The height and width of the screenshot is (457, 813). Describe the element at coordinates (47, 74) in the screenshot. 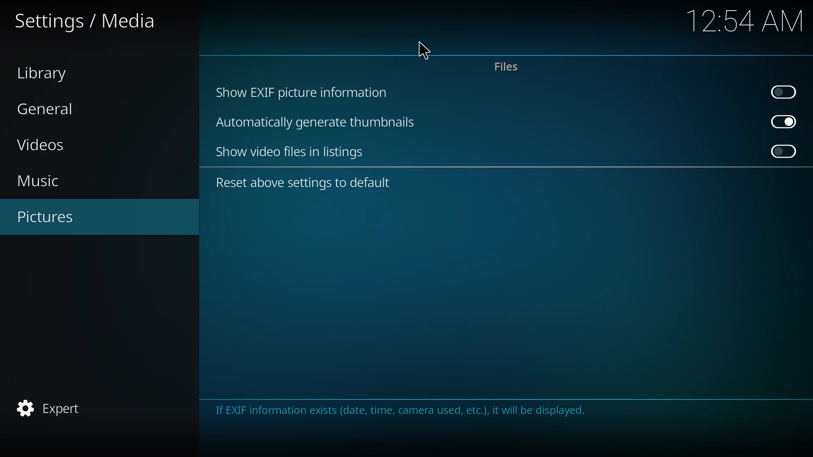

I see `library` at that location.